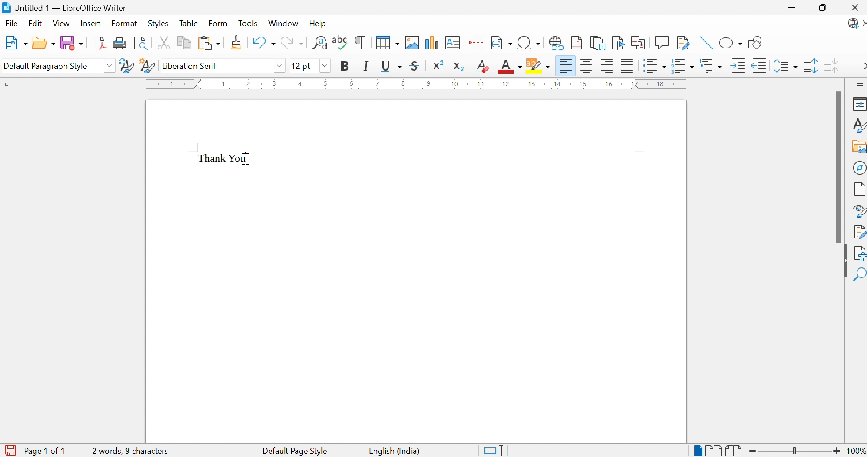  What do you see at coordinates (843, 261) in the screenshot?
I see `Hide` at bounding box center [843, 261].